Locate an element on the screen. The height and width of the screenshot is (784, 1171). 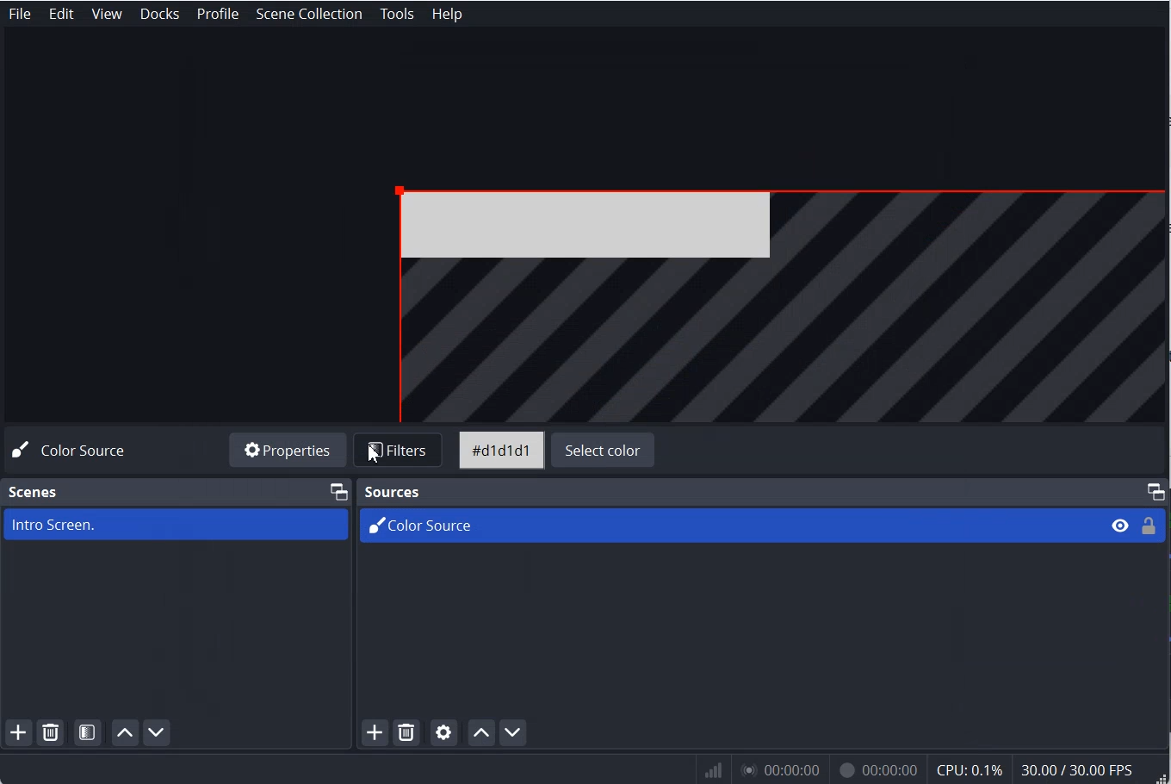
Sources is located at coordinates (391, 490).